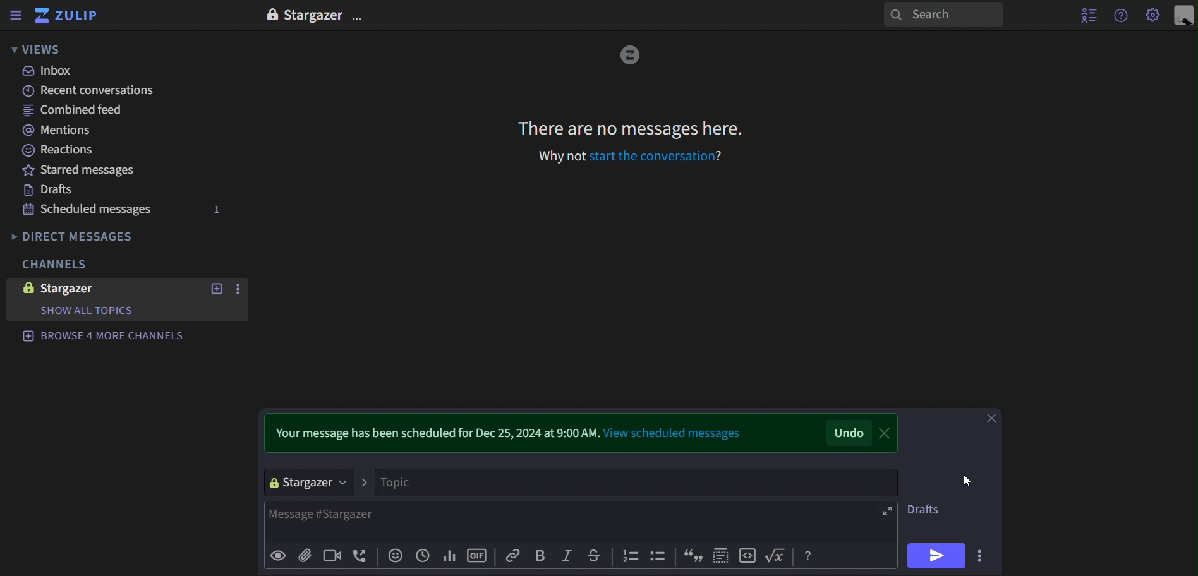 Image resolution: width=1198 pixels, height=576 pixels. Describe the element at coordinates (984, 555) in the screenshot. I see `options` at that location.